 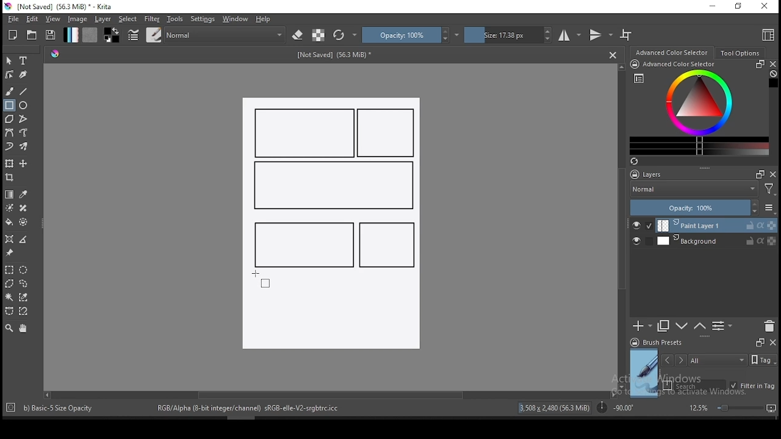 I want to click on move layer one step up, so click(x=682, y=327).